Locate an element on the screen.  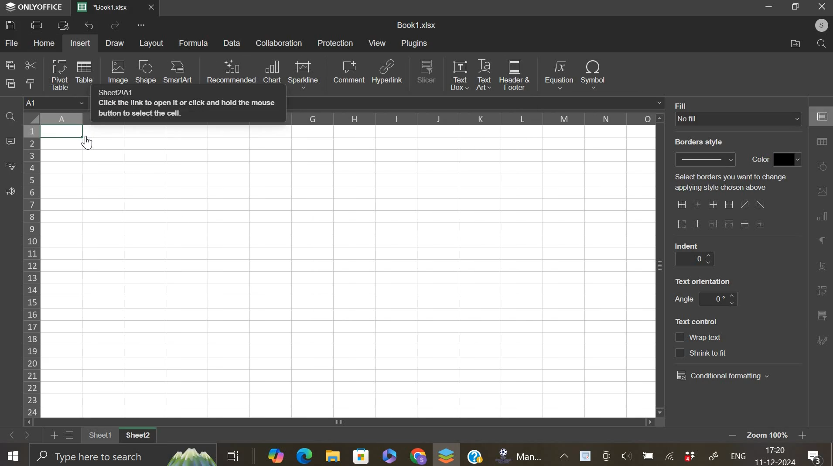
list sheets is located at coordinates (72, 436).